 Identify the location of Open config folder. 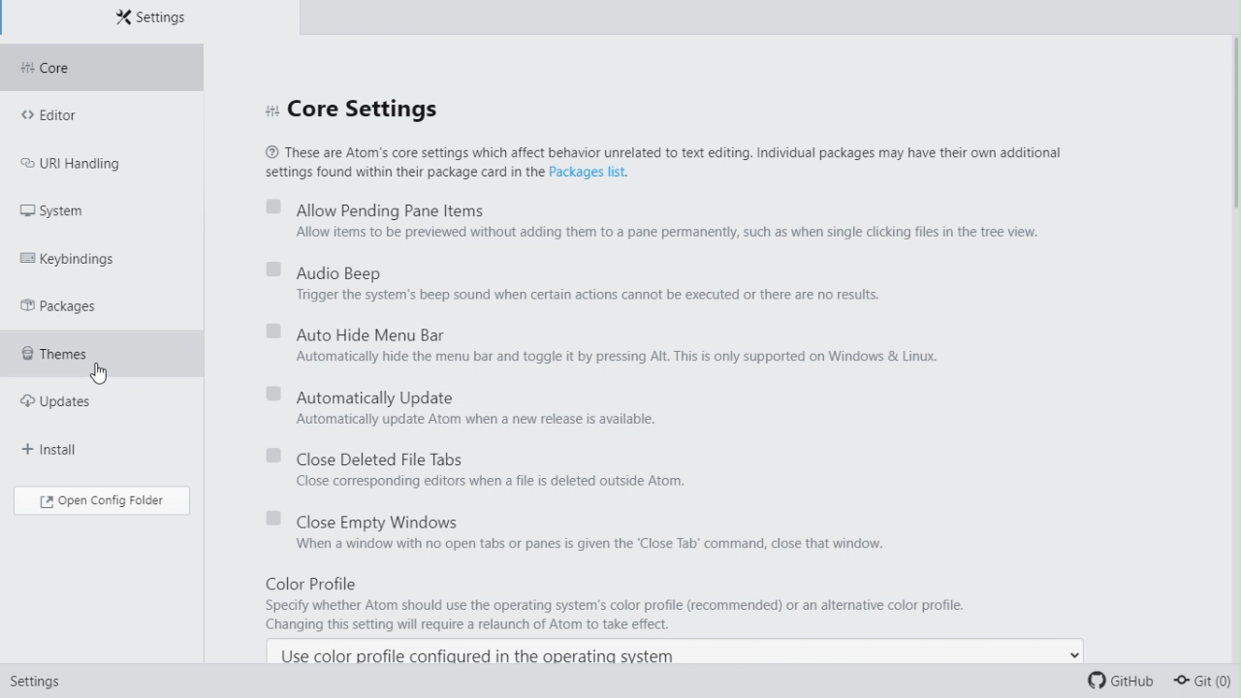
(100, 500).